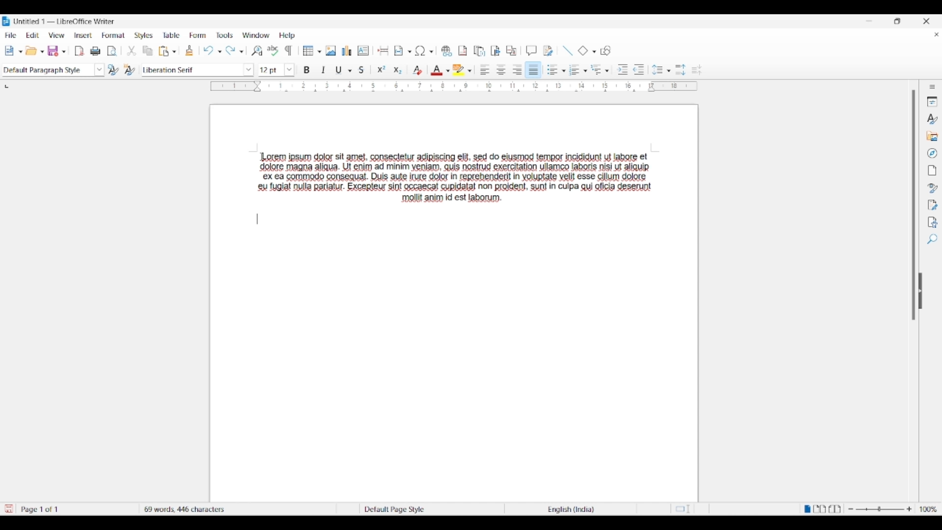 This screenshot has height=530, width=942. What do you see at coordinates (131, 70) in the screenshot?
I see `New style from selection` at bounding box center [131, 70].